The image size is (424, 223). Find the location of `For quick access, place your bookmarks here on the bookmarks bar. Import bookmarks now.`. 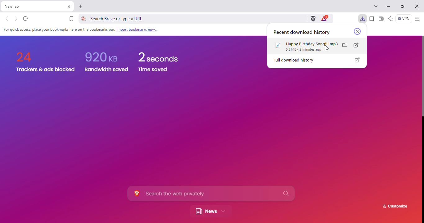

For quick access, place your bookmarks here on the bookmarks bar. Import bookmarks now. is located at coordinates (58, 30).